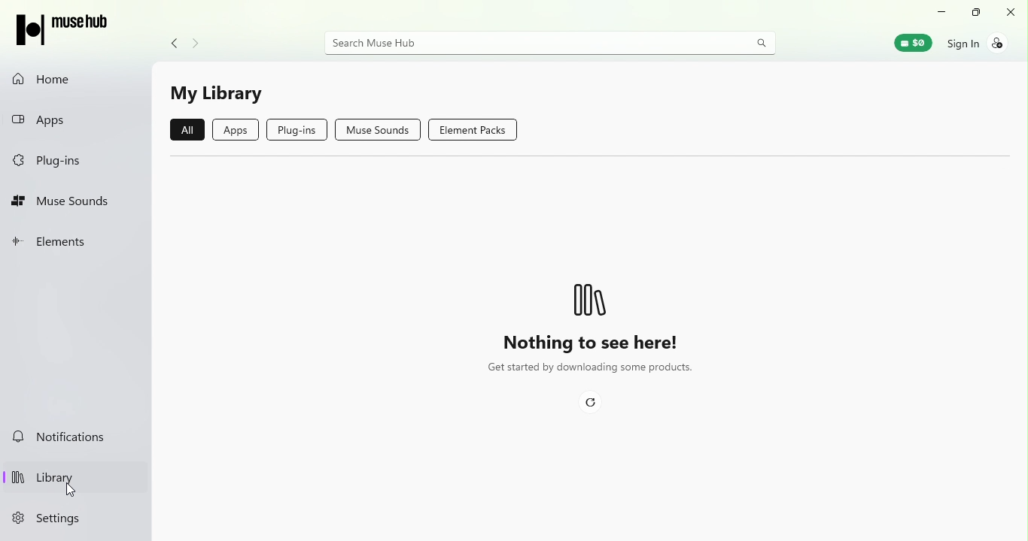 The height and width of the screenshot is (541, 1028). Describe the element at coordinates (589, 296) in the screenshot. I see `library logo` at that location.